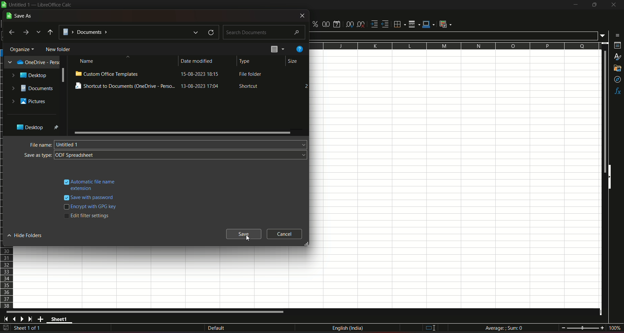  Describe the element at coordinates (277, 50) in the screenshot. I see `files` at that location.